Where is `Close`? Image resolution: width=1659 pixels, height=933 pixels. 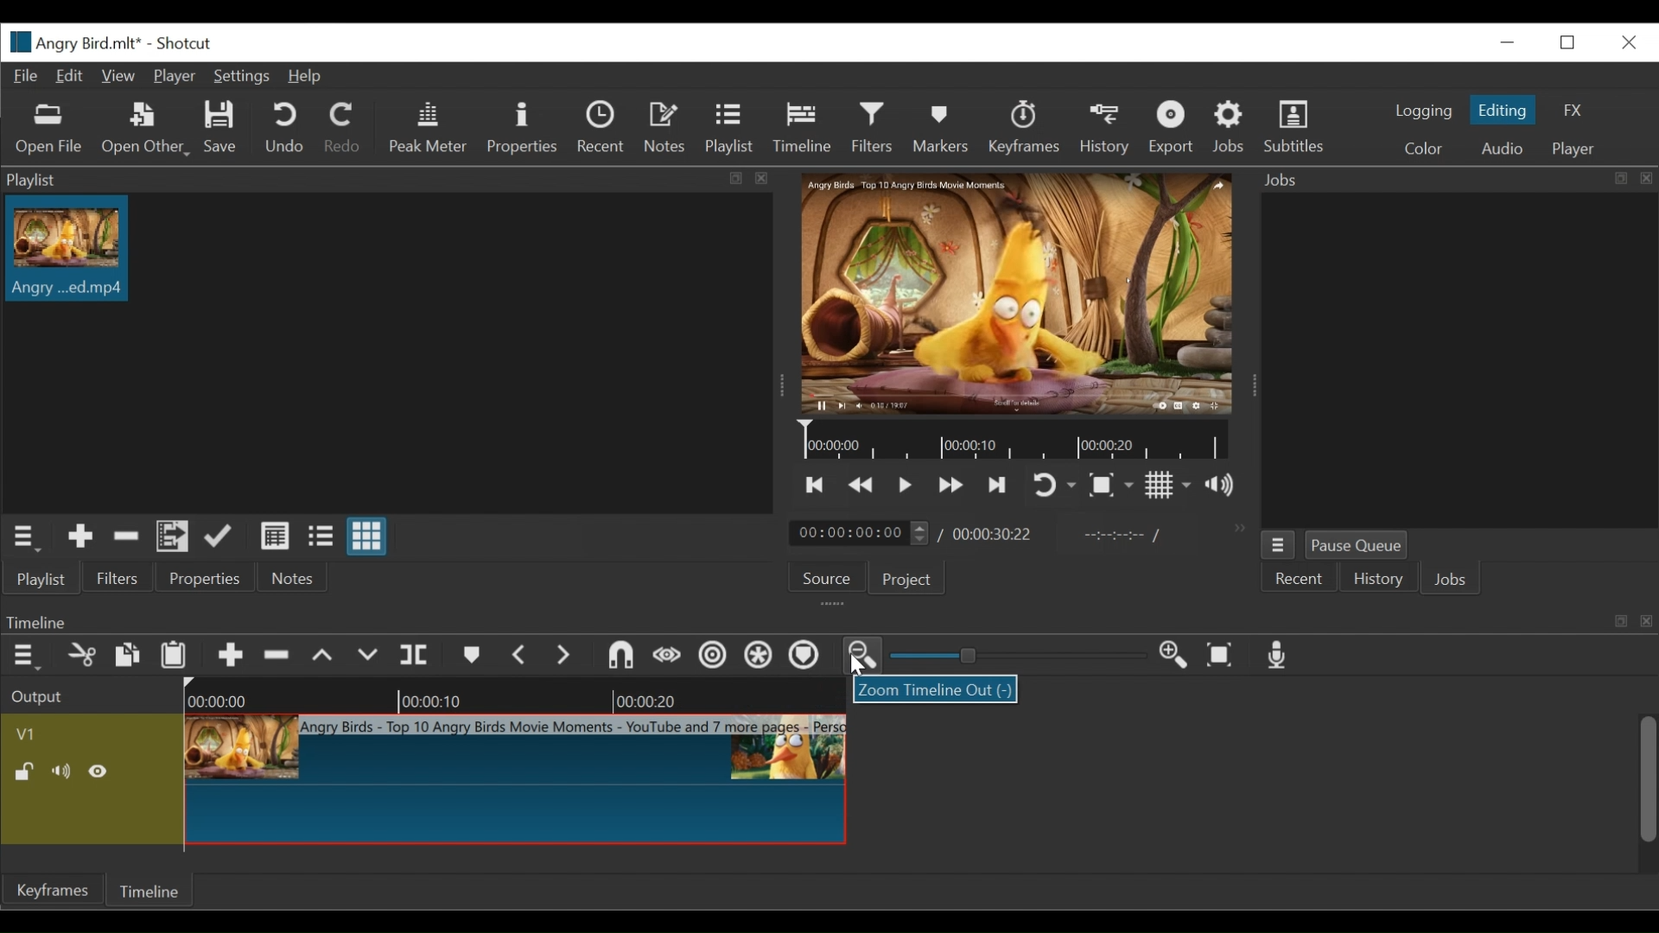 Close is located at coordinates (1510, 41).